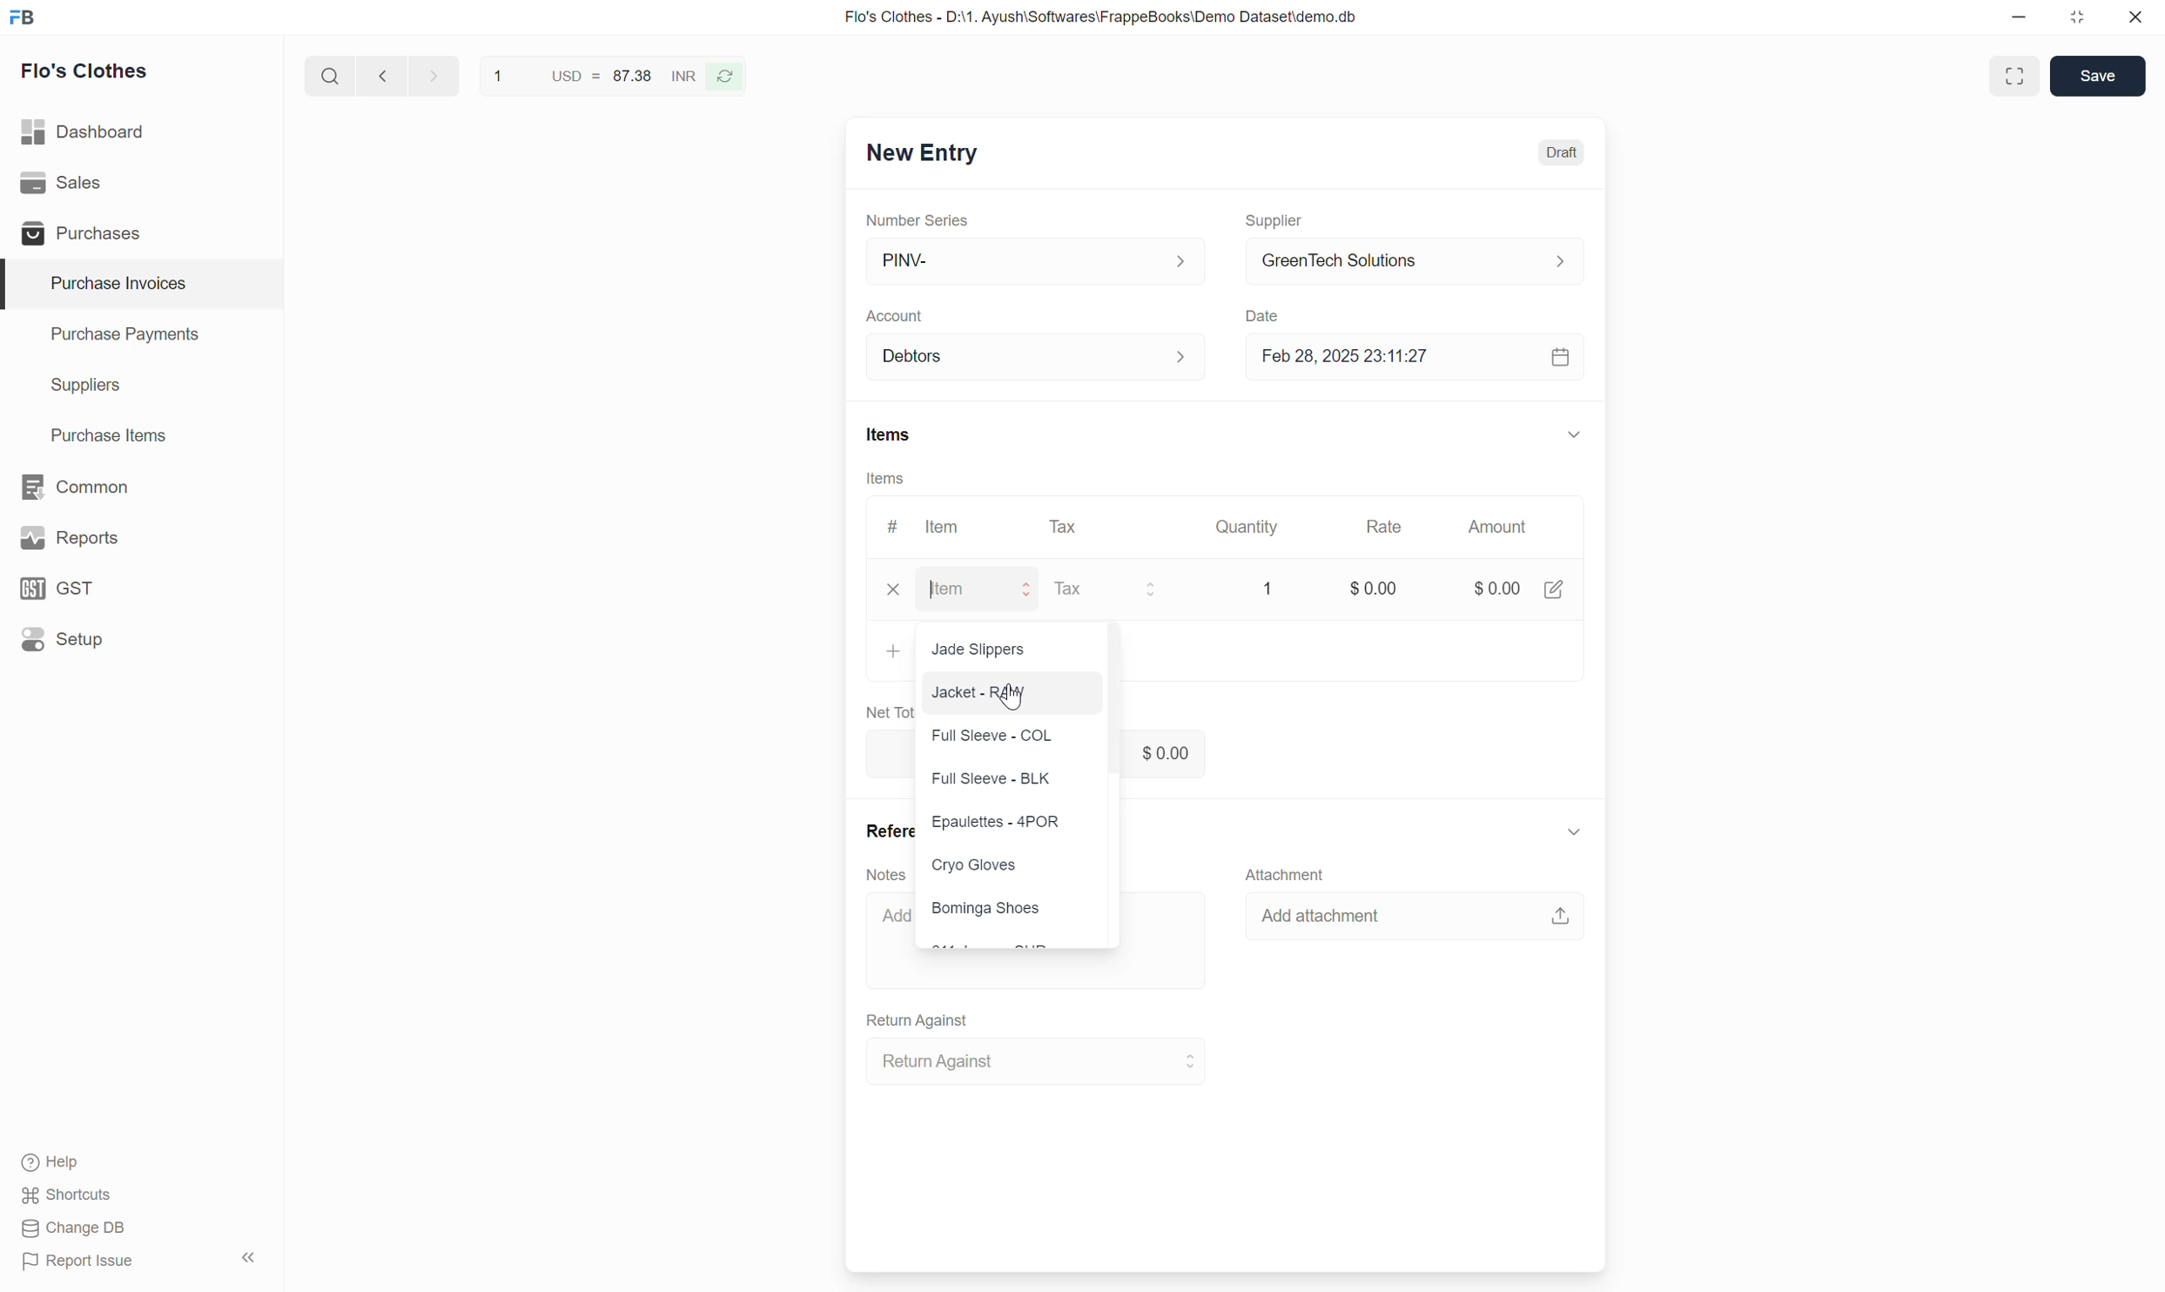  What do you see at coordinates (140, 183) in the screenshot?
I see `Sales` at bounding box center [140, 183].